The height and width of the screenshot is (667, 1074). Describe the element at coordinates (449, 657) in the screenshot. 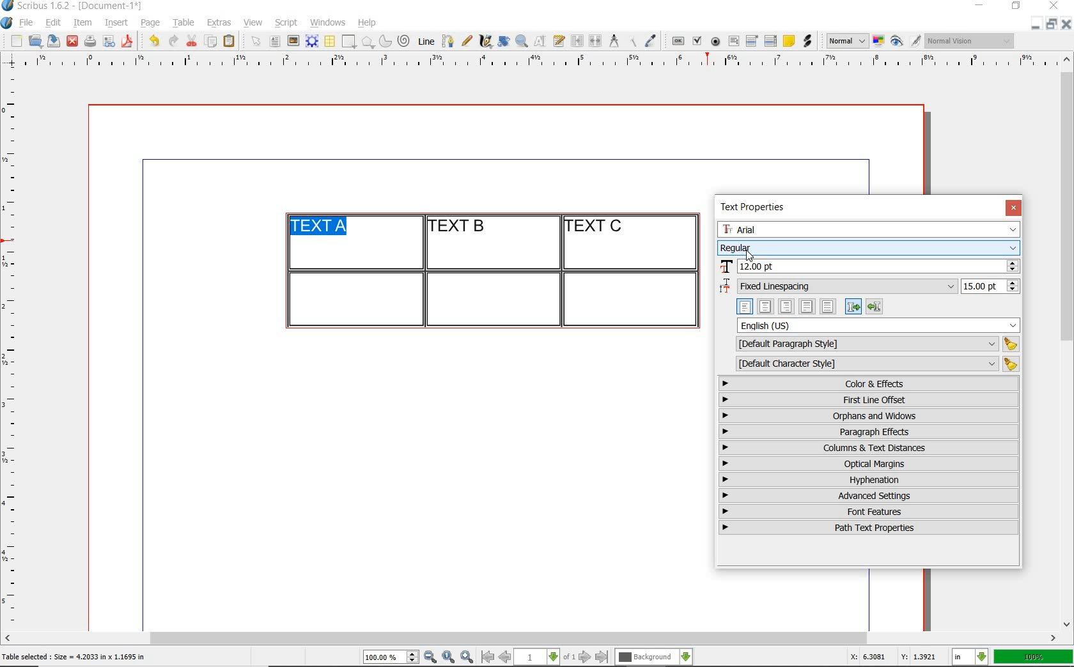

I see `zoom to` at that location.